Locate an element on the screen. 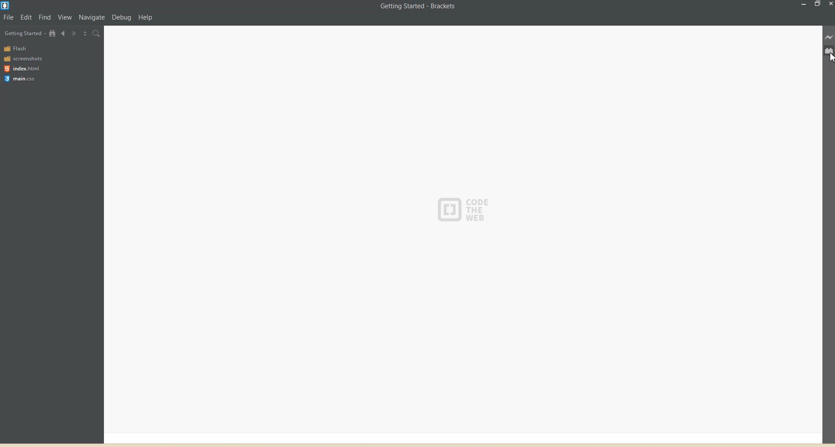  Help is located at coordinates (145, 17).